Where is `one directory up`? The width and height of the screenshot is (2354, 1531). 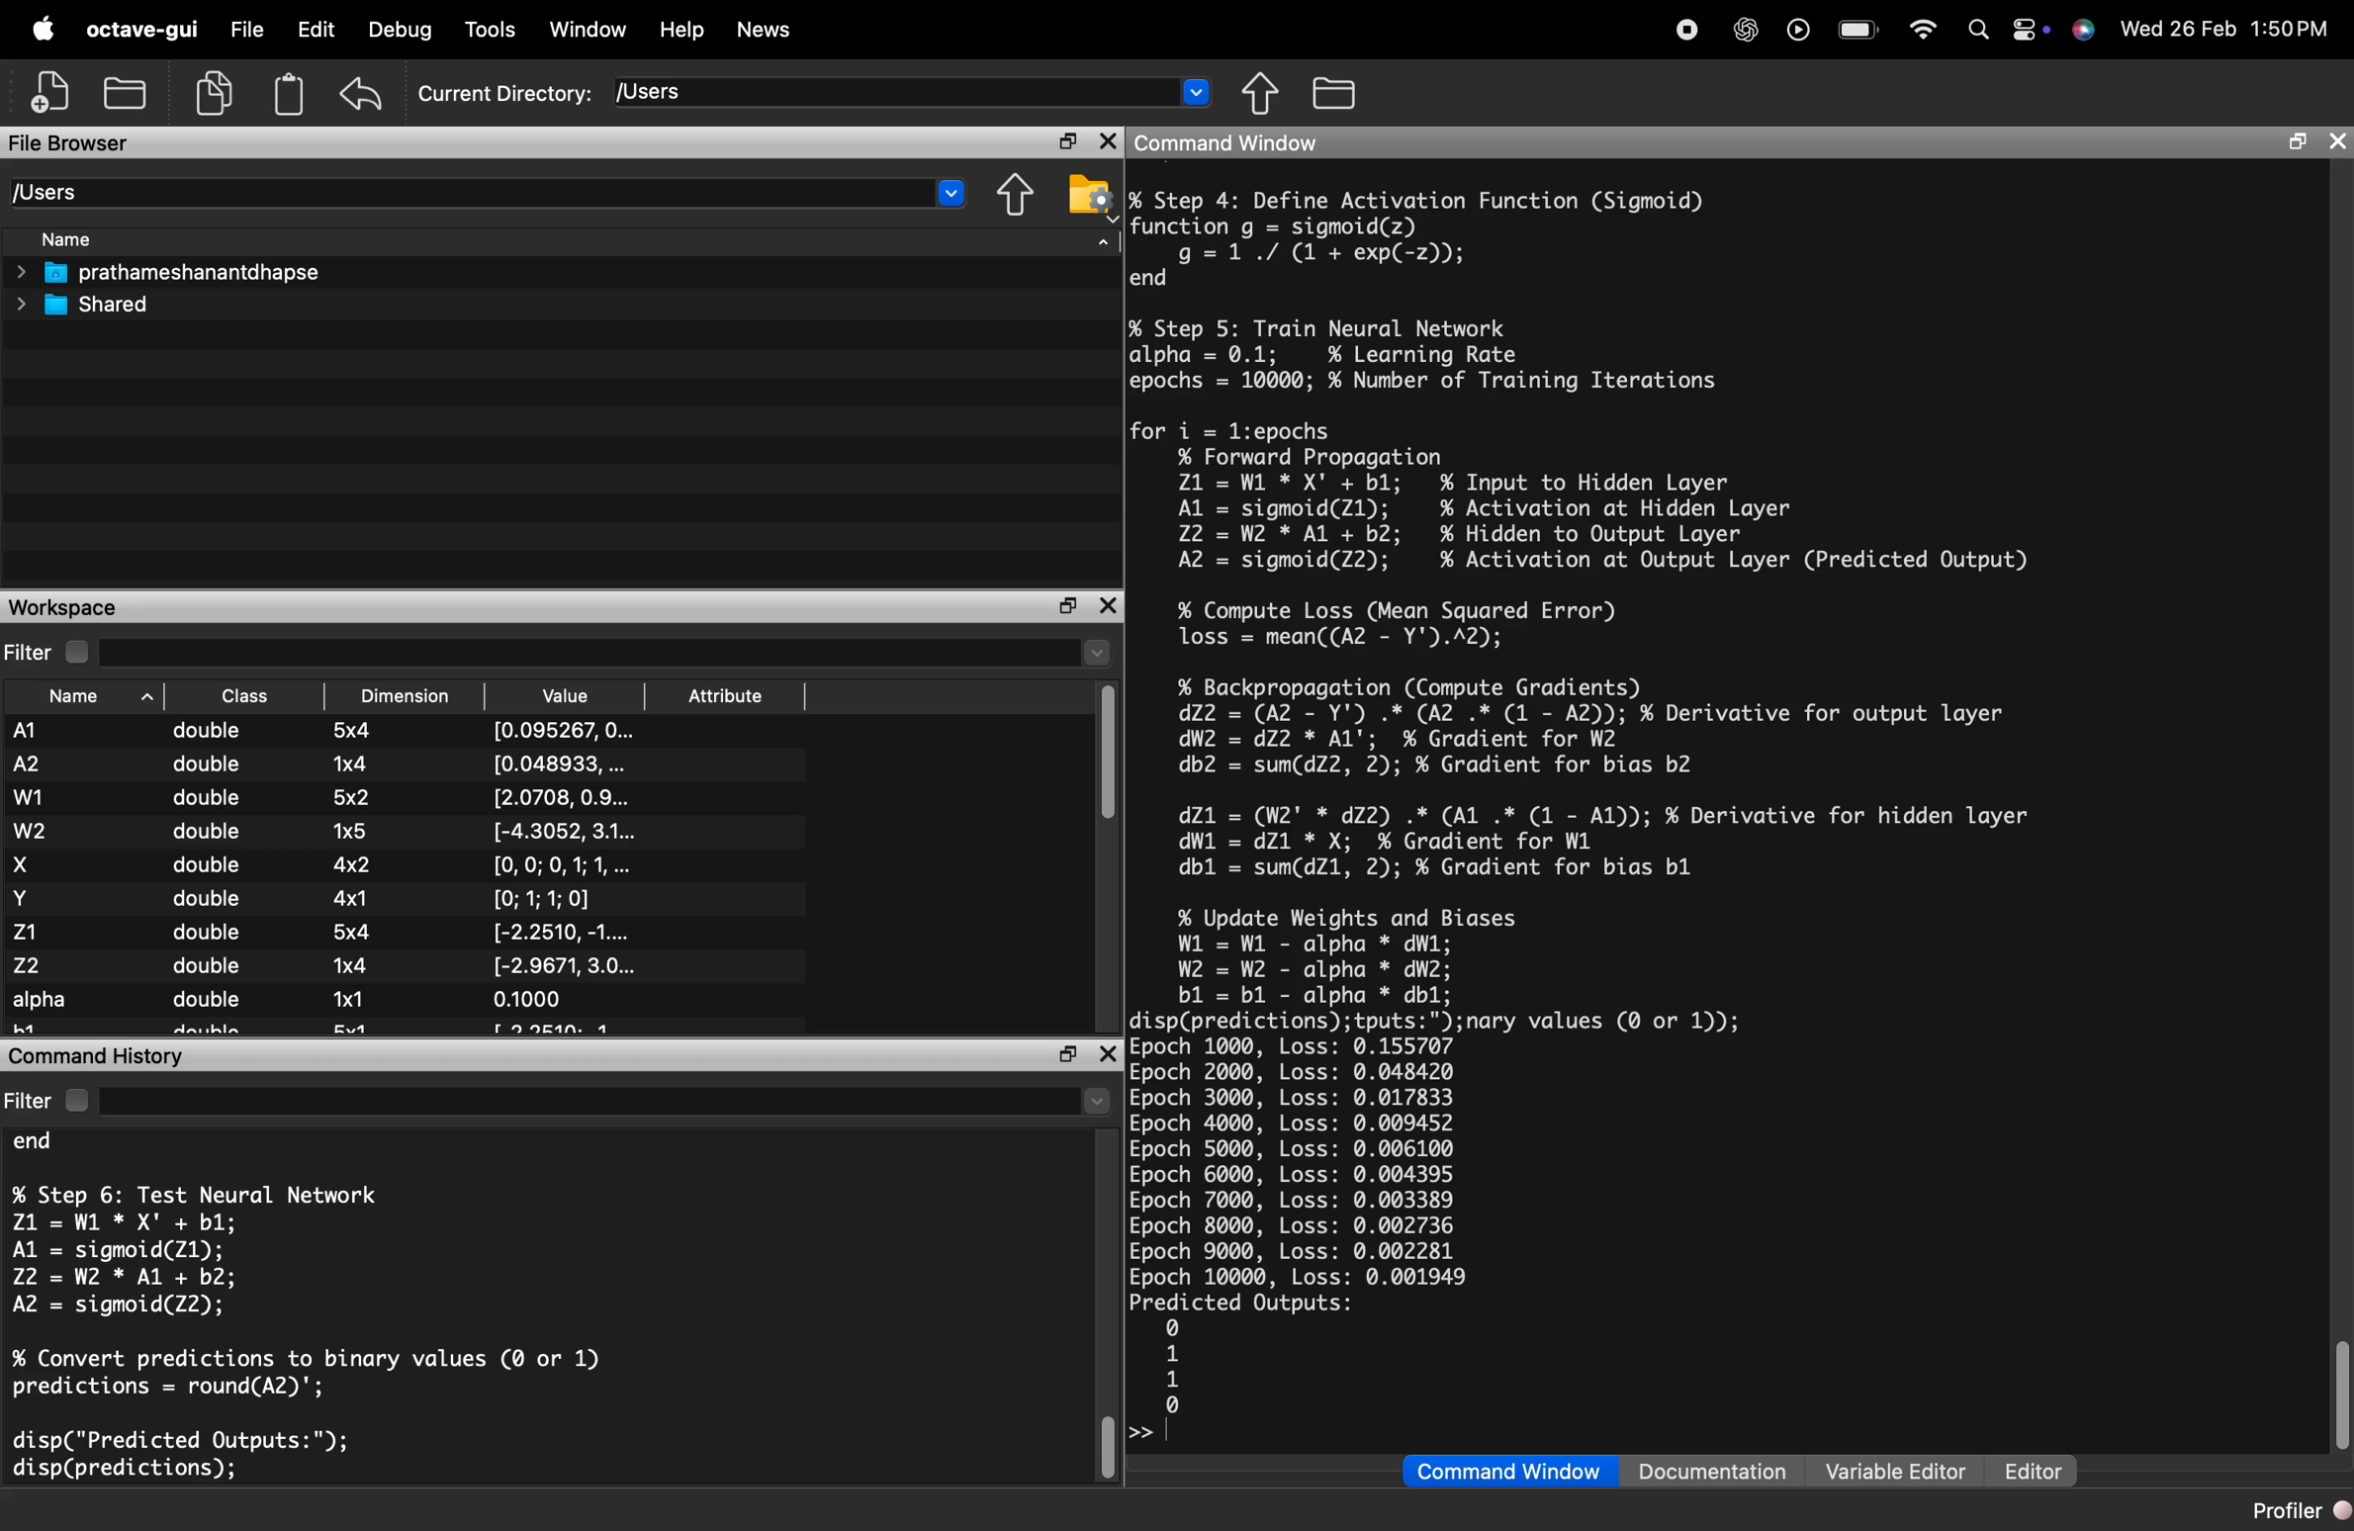 one directory up is located at coordinates (1019, 194).